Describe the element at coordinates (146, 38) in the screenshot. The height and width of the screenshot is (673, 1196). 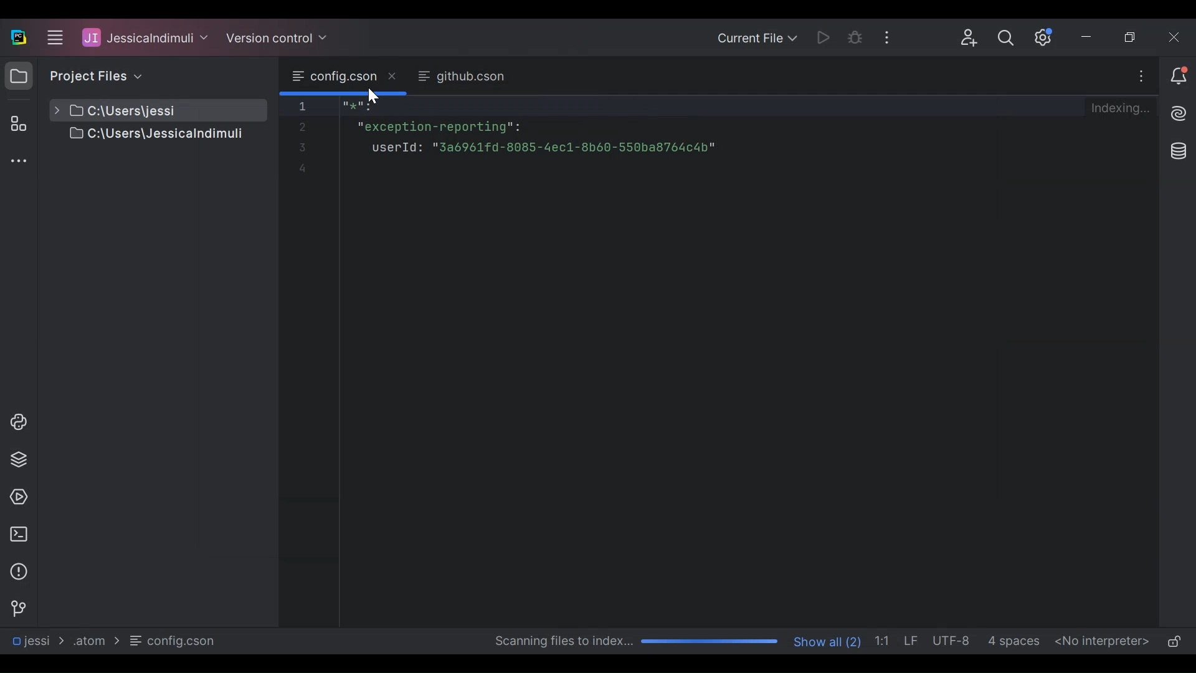
I see `Project File User` at that location.